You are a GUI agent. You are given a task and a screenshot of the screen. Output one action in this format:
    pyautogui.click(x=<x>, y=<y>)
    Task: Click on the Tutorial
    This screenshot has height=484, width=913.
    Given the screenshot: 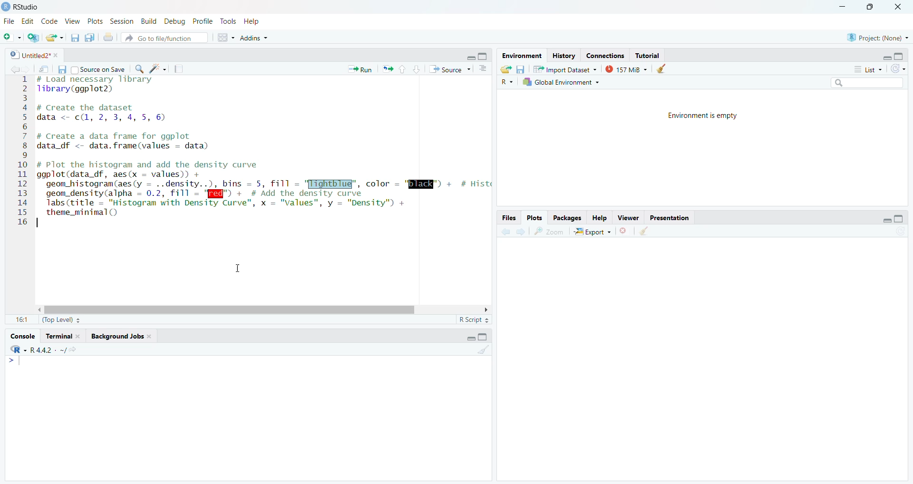 What is the action you would take?
    pyautogui.click(x=648, y=55)
    